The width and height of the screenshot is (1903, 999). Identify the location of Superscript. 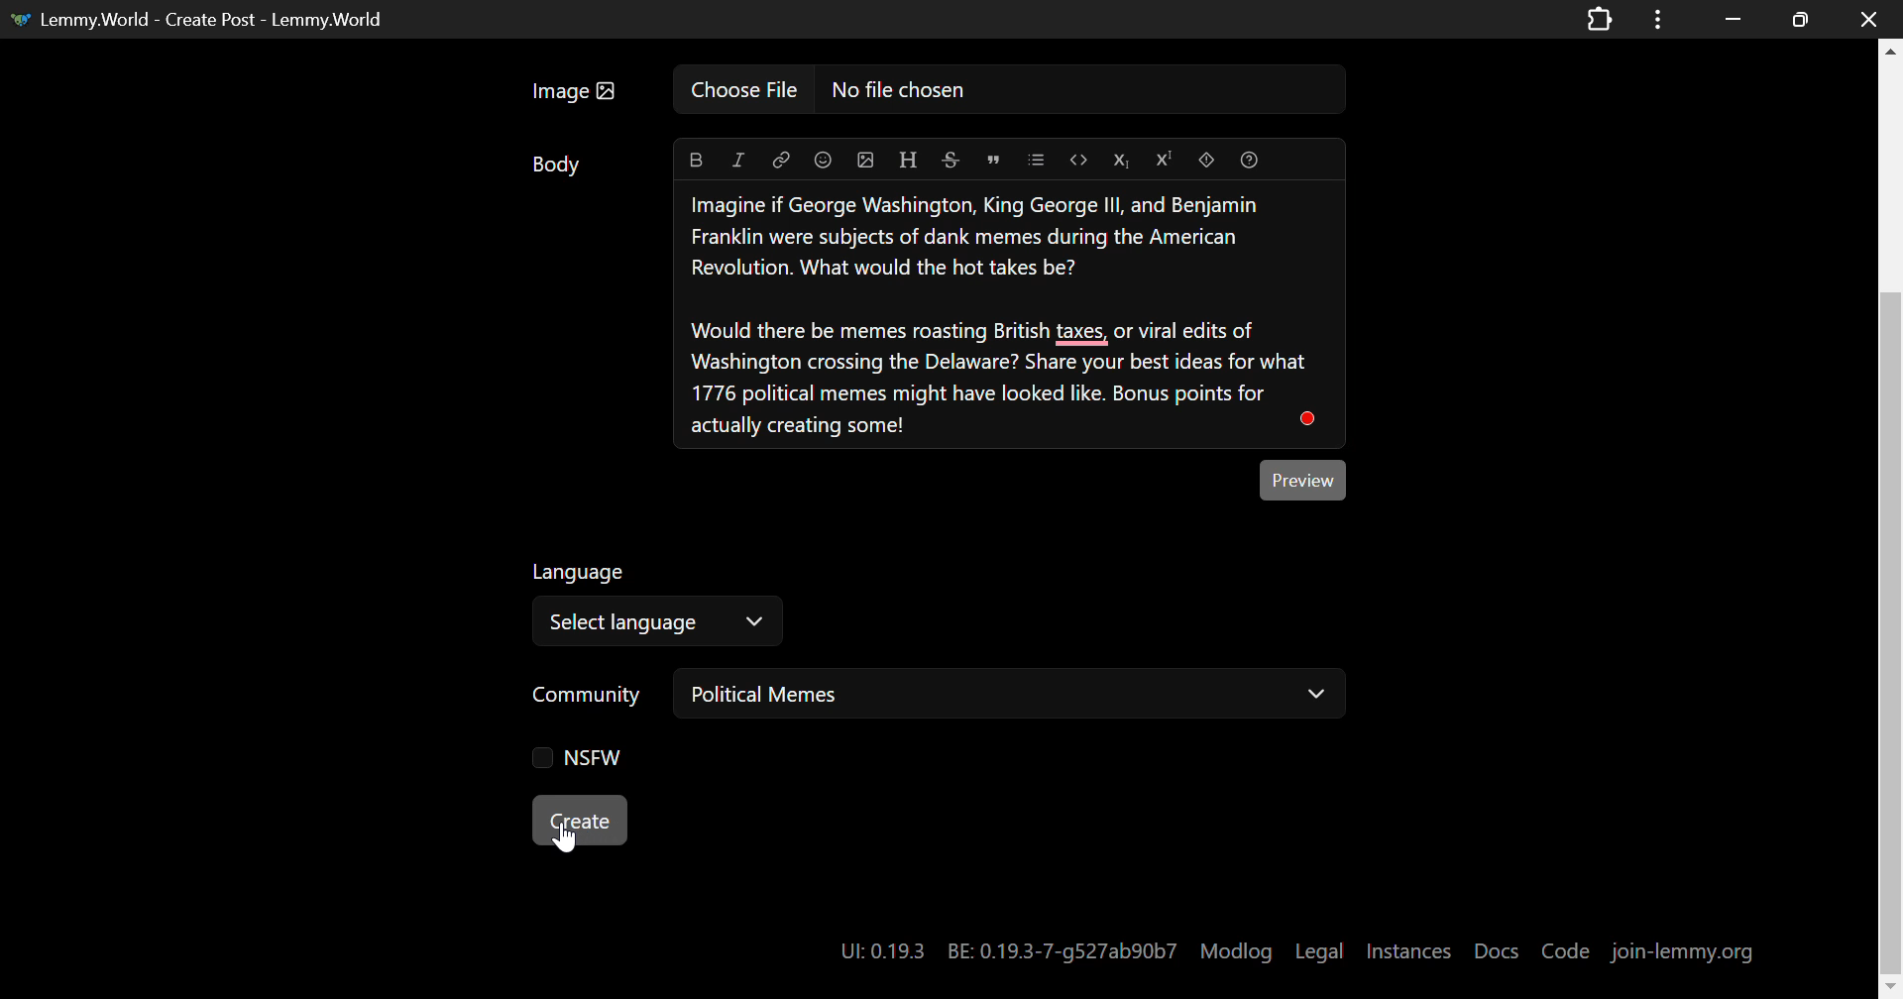
(1165, 161).